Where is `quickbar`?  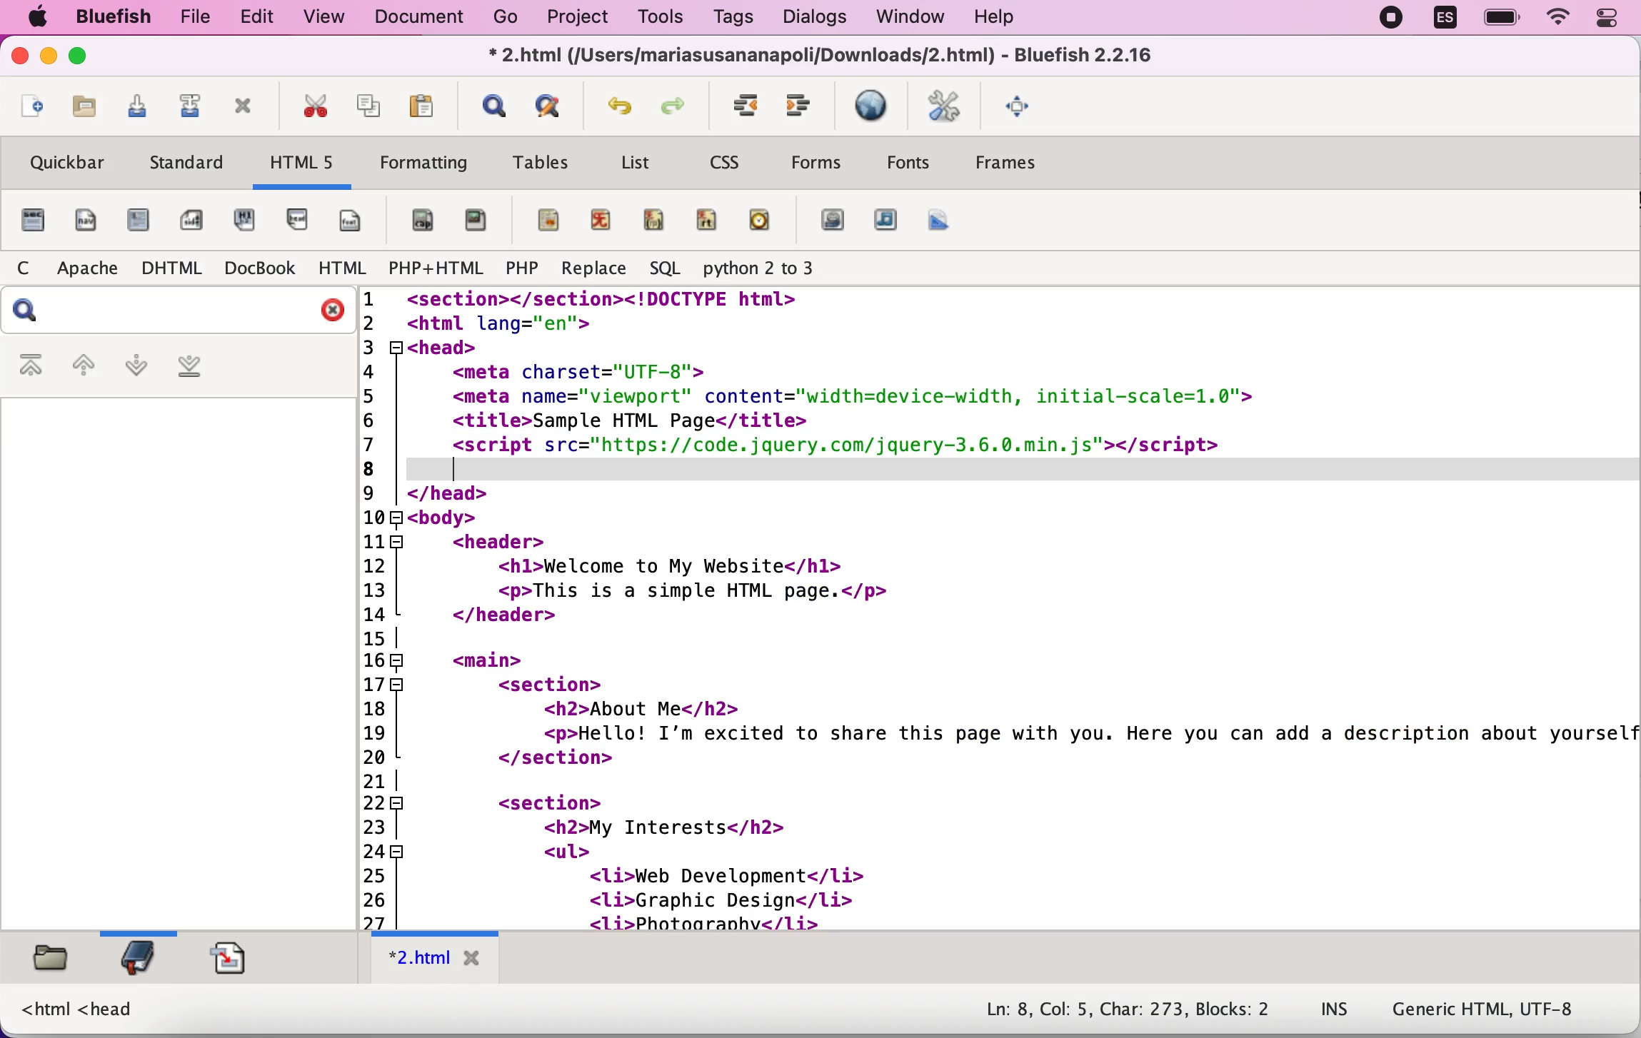 quickbar is located at coordinates (69, 162).